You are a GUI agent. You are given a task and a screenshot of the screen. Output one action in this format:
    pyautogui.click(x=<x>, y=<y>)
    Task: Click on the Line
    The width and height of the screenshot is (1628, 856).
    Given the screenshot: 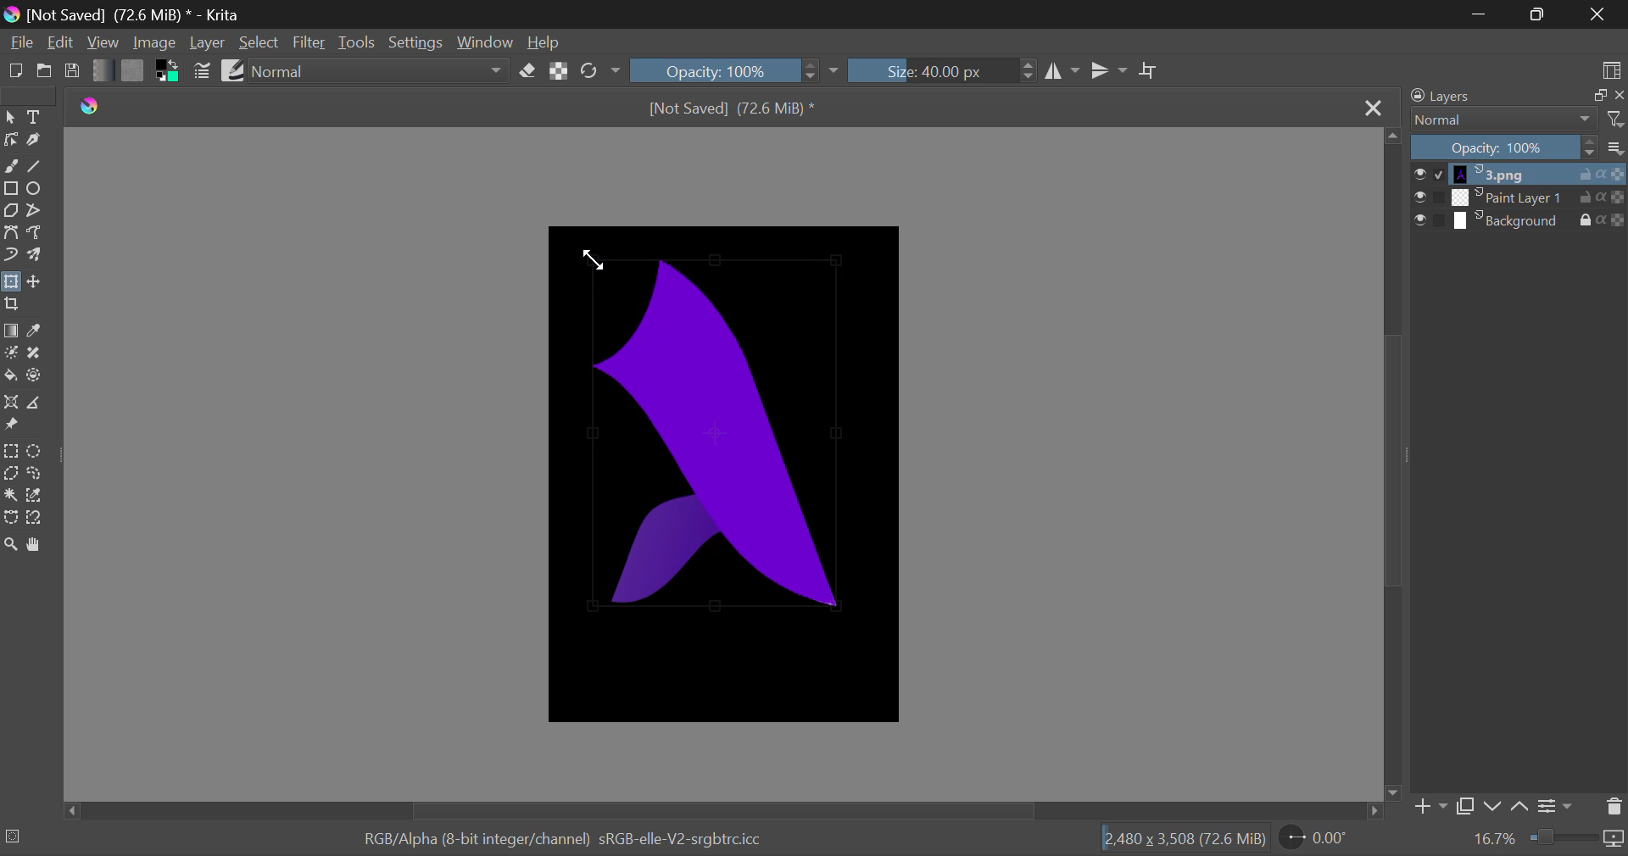 What is the action you would take?
    pyautogui.click(x=36, y=167)
    